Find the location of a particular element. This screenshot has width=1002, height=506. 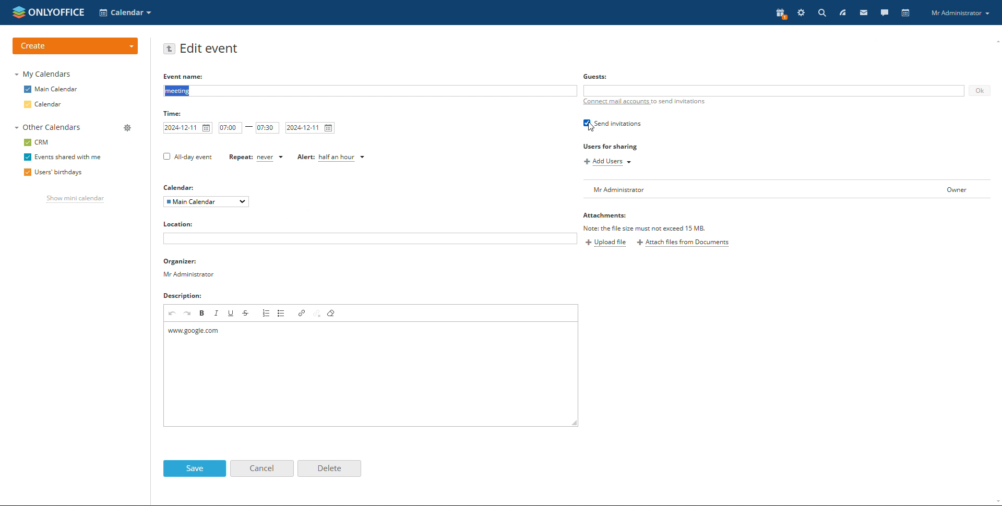

save is located at coordinates (195, 468).